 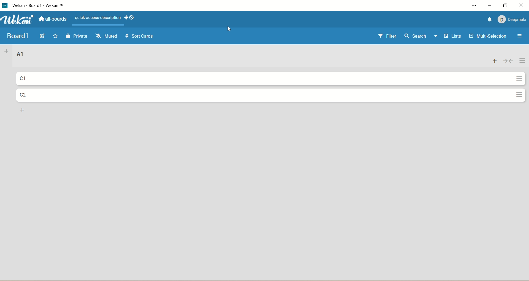 I want to click on show-desktop-drag-handles, so click(x=132, y=18).